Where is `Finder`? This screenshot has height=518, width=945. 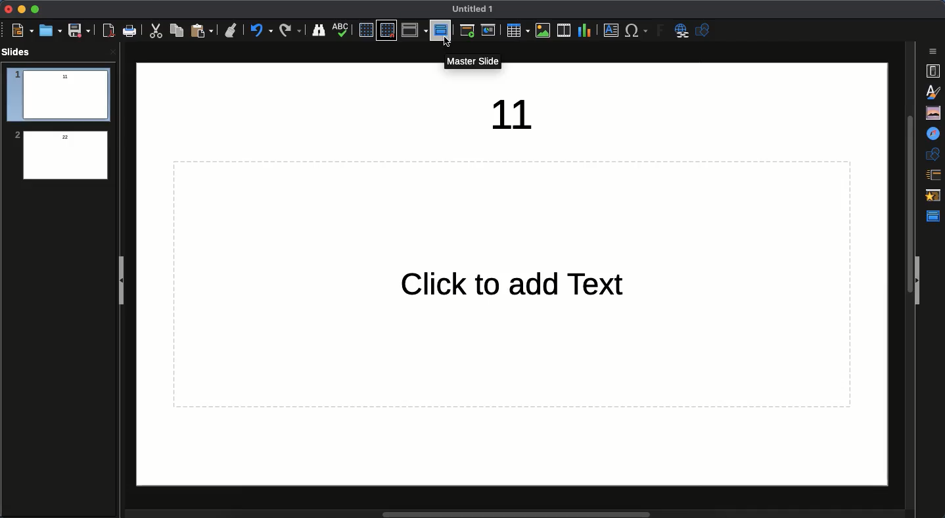 Finder is located at coordinates (319, 31).